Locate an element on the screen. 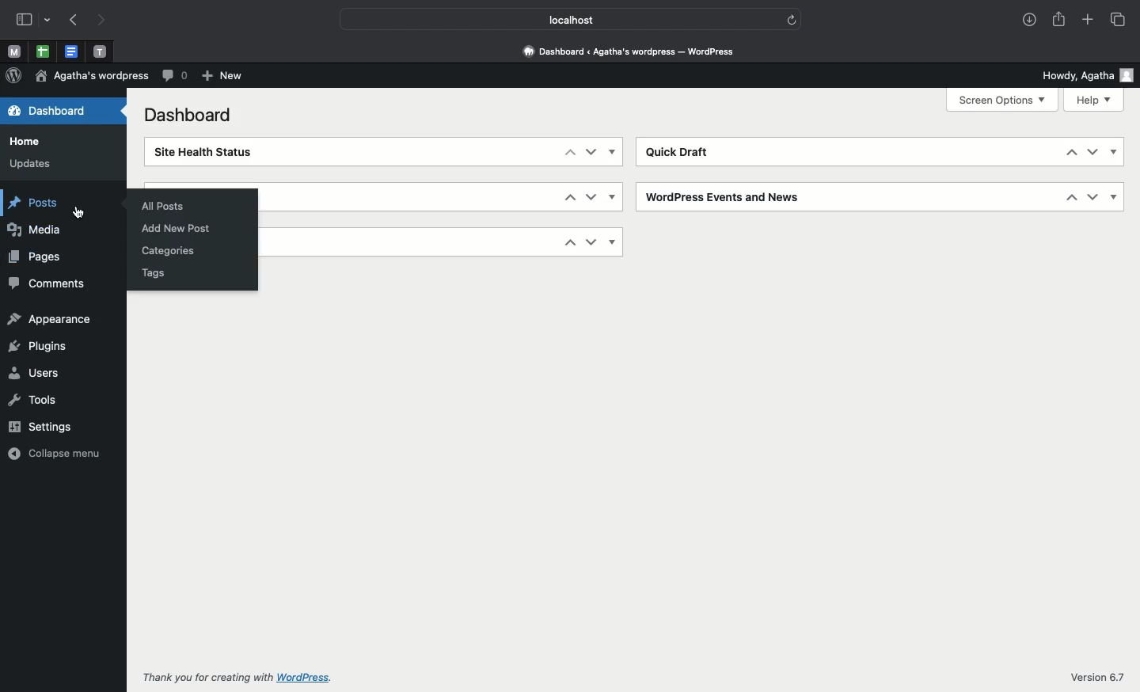 The image size is (1140, 692). Hide is located at coordinates (1115, 152).